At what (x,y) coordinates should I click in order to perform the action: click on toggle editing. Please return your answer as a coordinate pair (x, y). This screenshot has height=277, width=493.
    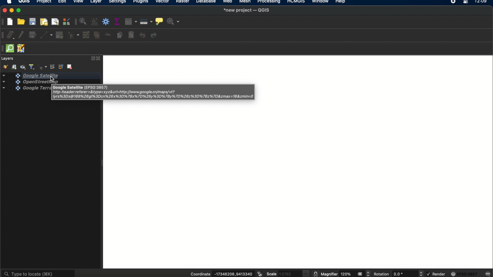
    Looking at the image, I should click on (21, 35).